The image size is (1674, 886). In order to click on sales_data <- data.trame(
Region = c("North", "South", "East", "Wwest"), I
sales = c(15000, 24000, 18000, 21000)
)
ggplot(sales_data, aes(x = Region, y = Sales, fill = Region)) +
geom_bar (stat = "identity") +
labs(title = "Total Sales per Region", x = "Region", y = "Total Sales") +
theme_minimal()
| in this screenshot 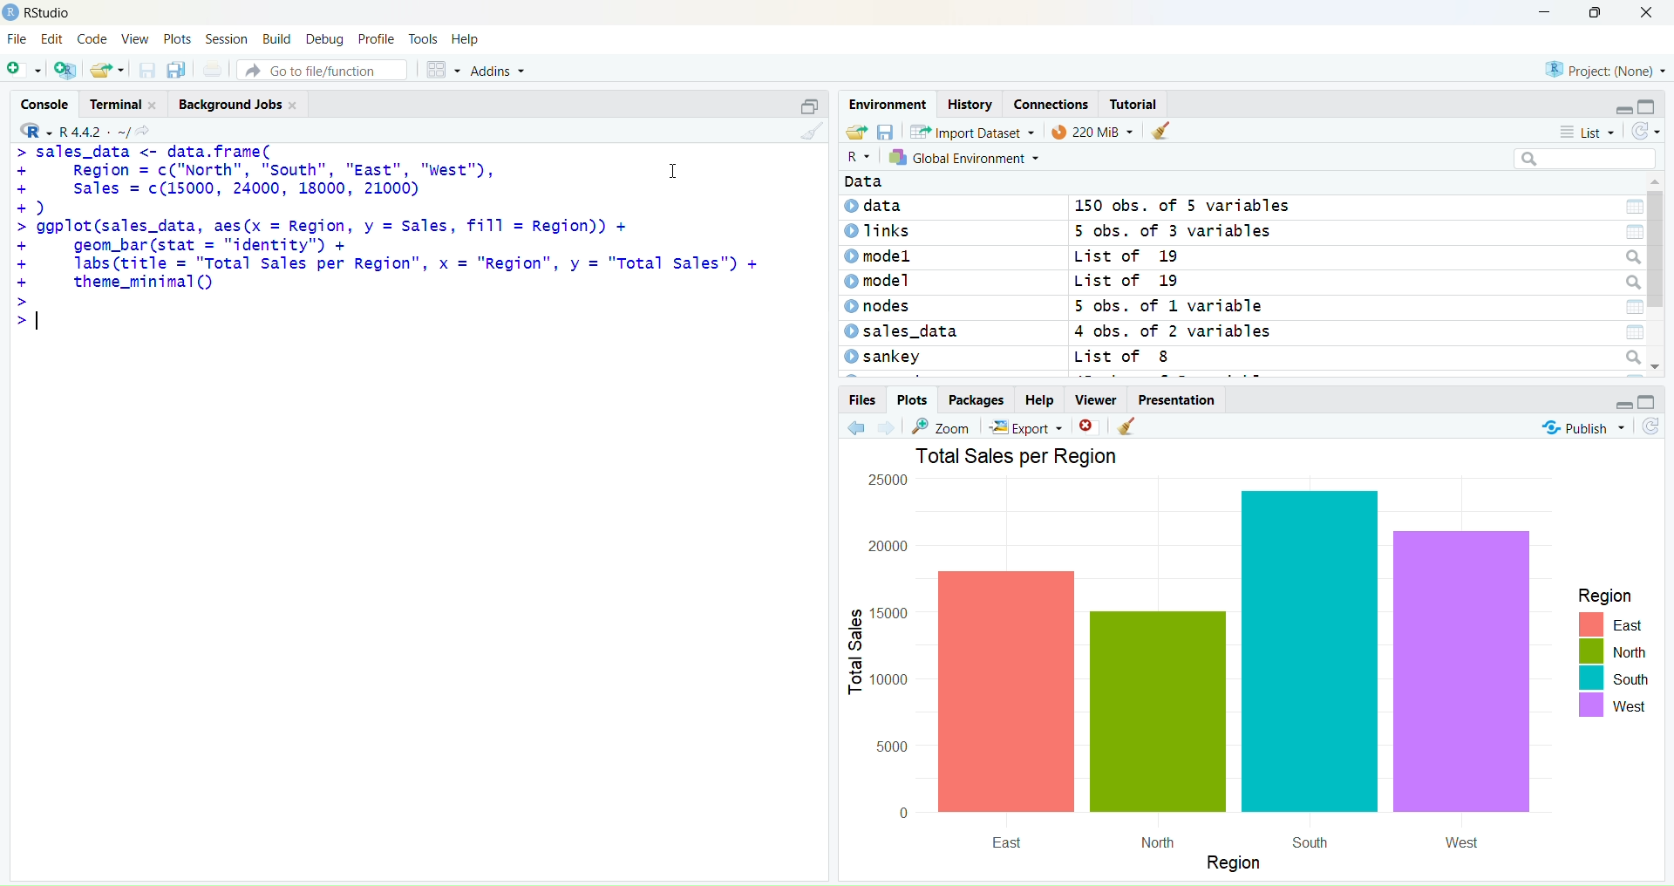, I will do `click(394, 234)`.